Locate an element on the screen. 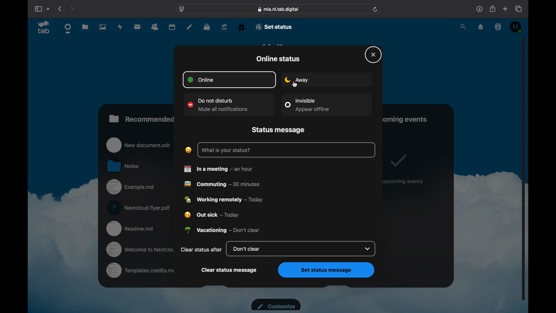  clear status after is located at coordinates (201, 249).